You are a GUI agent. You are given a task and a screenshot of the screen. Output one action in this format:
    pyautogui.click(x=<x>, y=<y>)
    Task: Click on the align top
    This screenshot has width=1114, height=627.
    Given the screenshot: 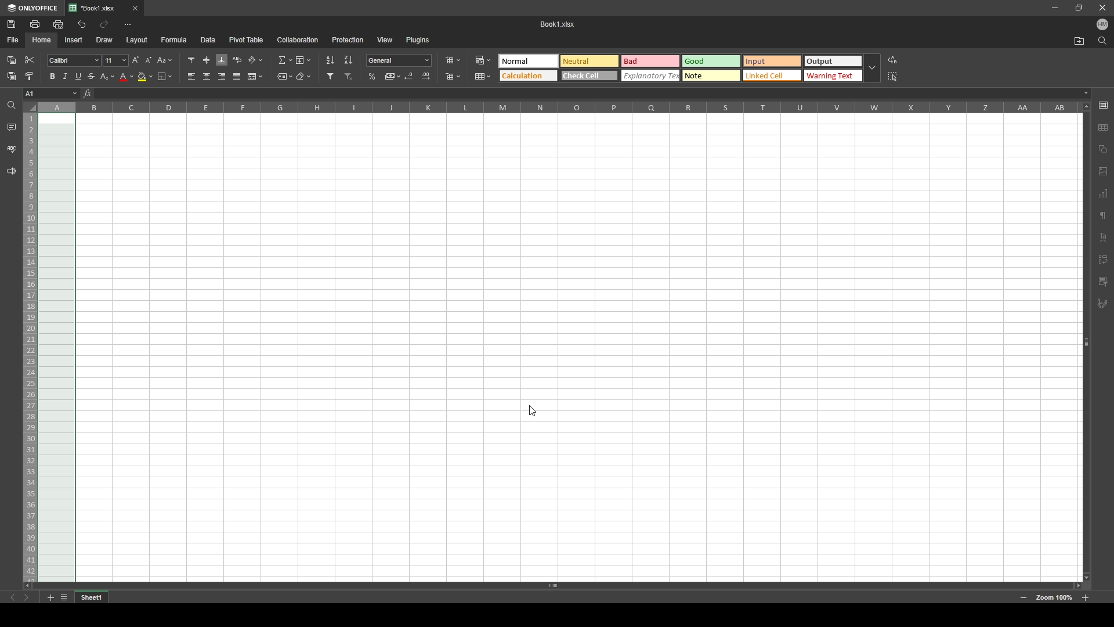 What is the action you would take?
    pyautogui.click(x=191, y=59)
    